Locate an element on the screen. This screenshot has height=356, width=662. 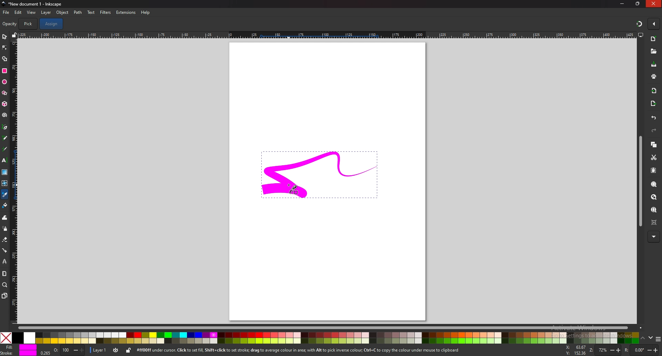
0.265 is located at coordinates (46, 352).